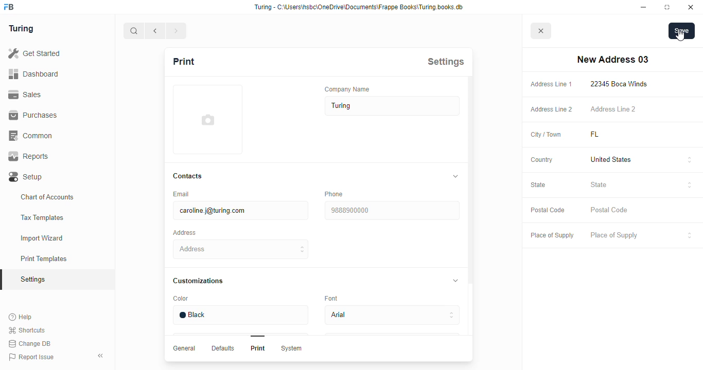 The height and width of the screenshot is (370, 703). I want to click on customizations, so click(198, 281).